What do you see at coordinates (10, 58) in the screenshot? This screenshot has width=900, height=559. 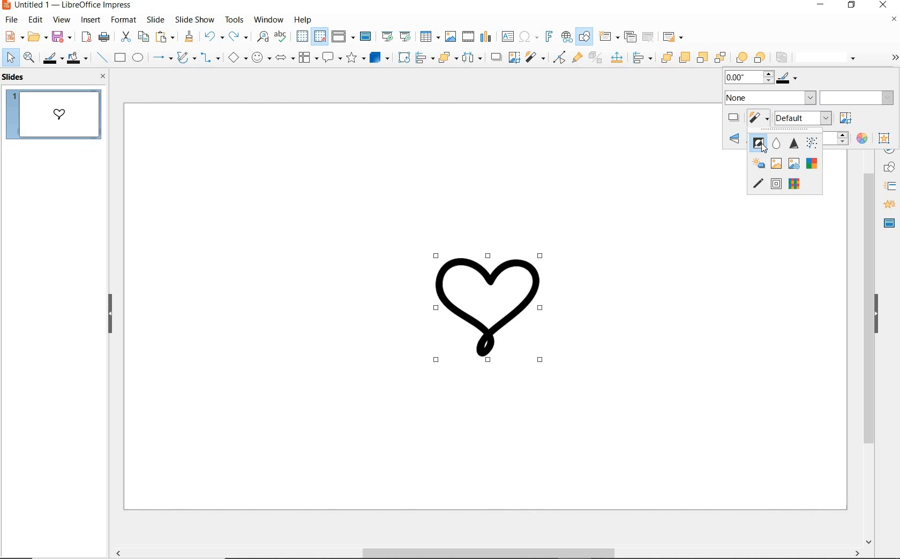 I see `select` at bounding box center [10, 58].